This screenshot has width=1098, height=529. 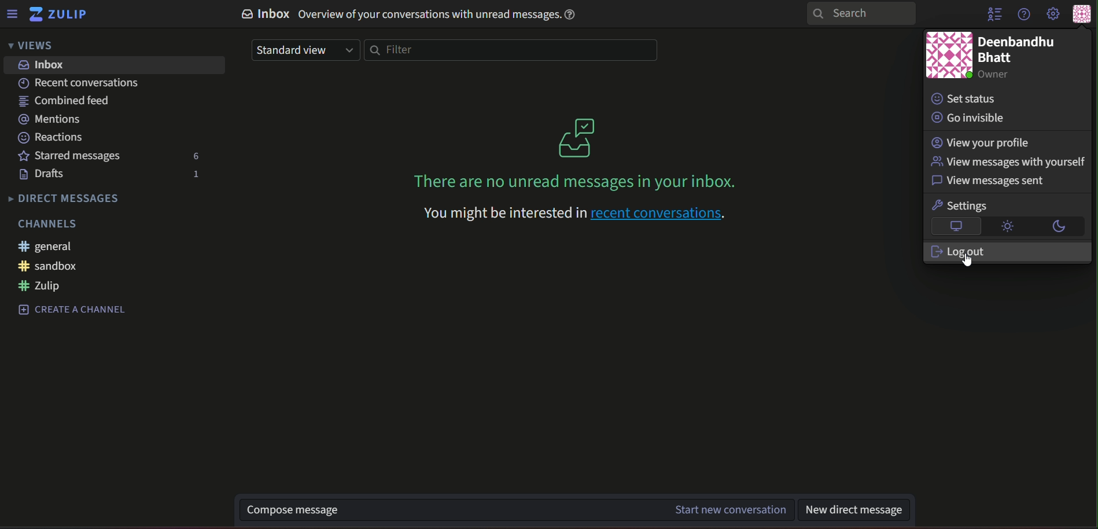 What do you see at coordinates (75, 310) in the screenshot?
I see `text` at bounding box center [75, 310].